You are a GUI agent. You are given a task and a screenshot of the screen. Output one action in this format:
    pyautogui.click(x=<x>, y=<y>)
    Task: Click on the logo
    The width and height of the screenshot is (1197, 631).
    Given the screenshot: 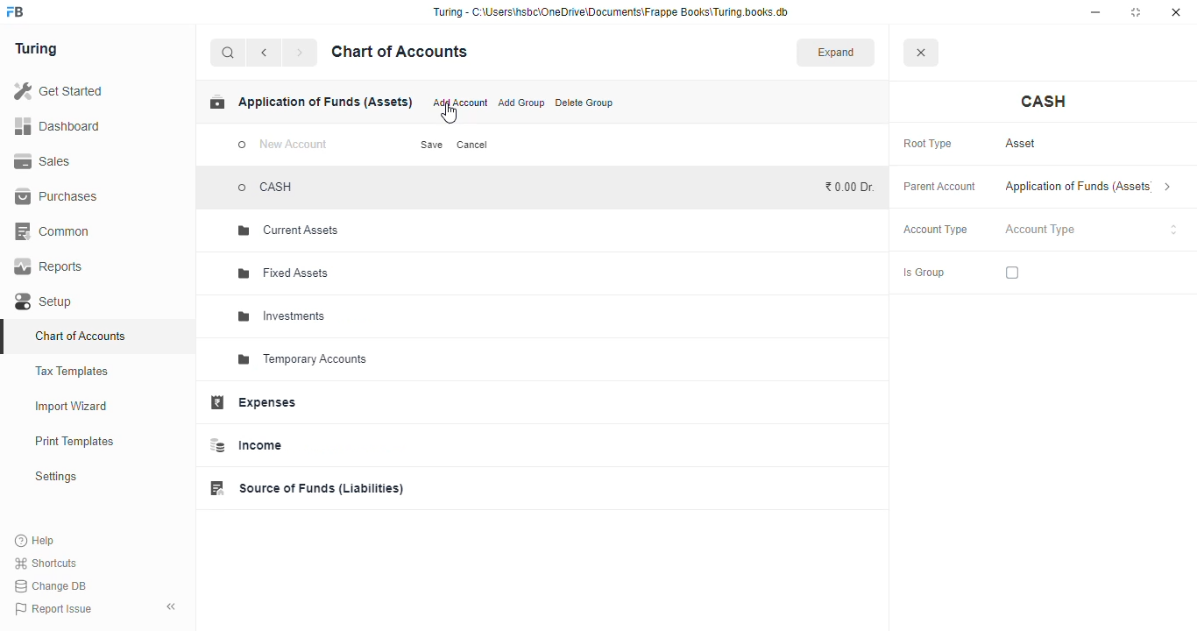 What is the action you would take?
    pyautogui.click(x=16, y=11)
    